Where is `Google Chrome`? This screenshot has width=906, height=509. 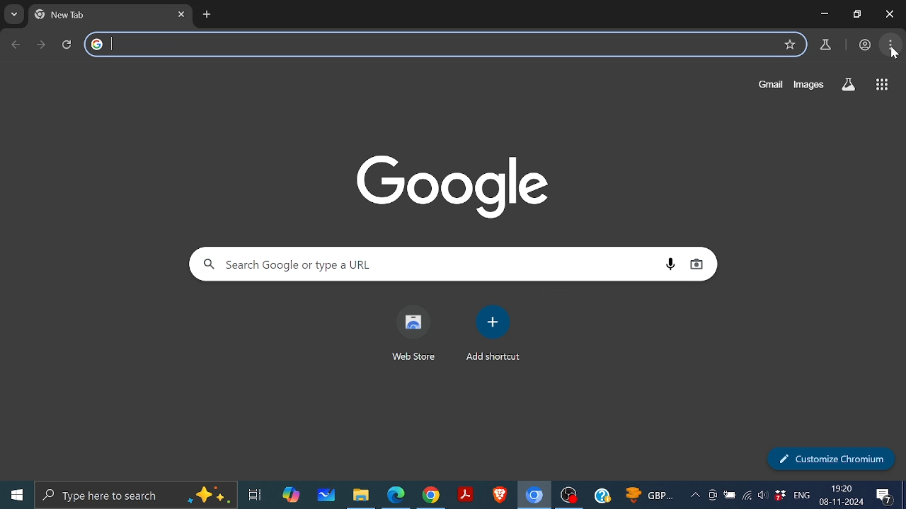
Google Chrome is located at coordinates (430, 495).